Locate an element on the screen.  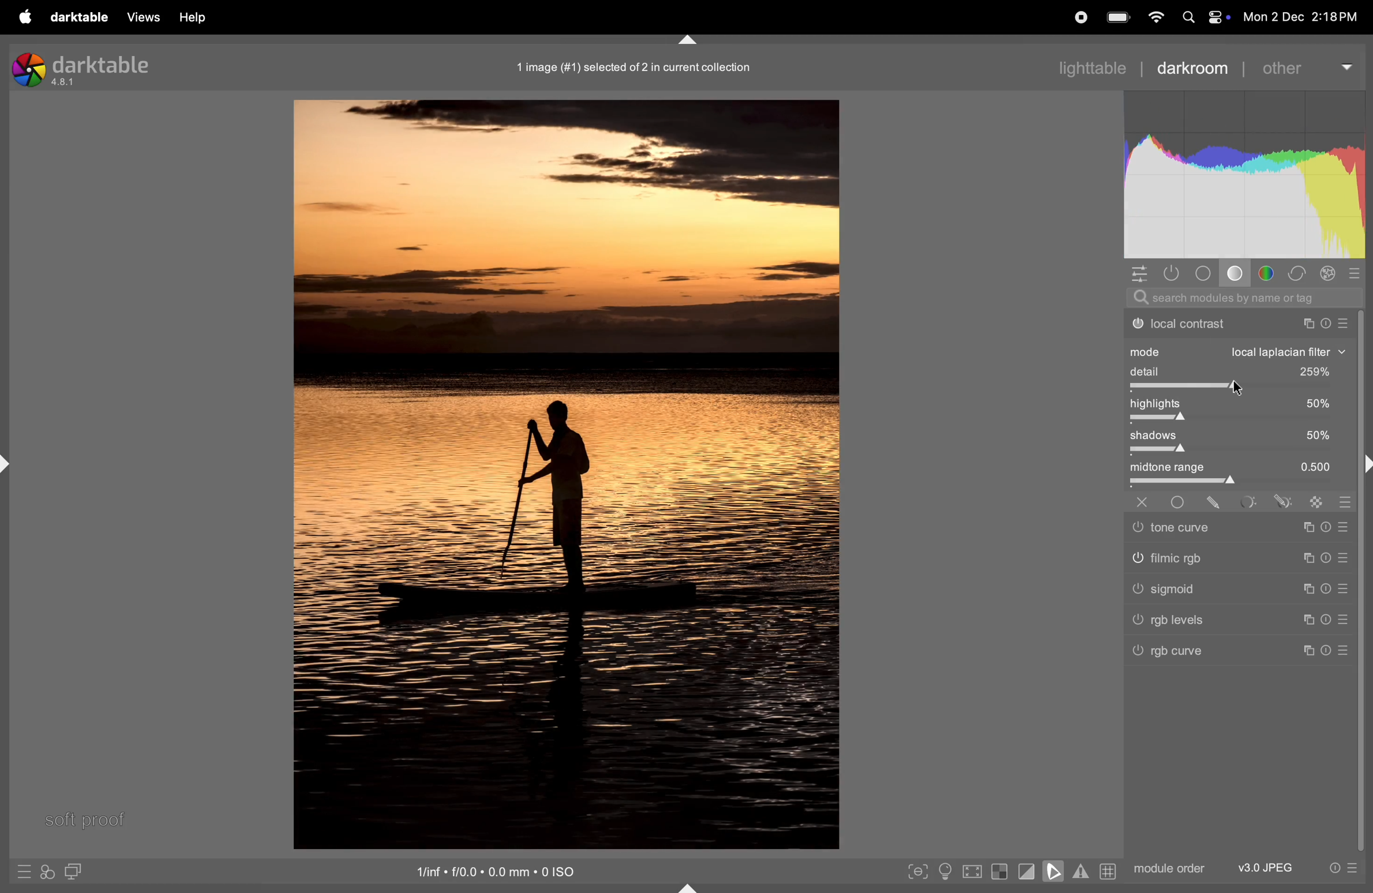
toggle peak foucisng mode is located at coordinates (917, 871).